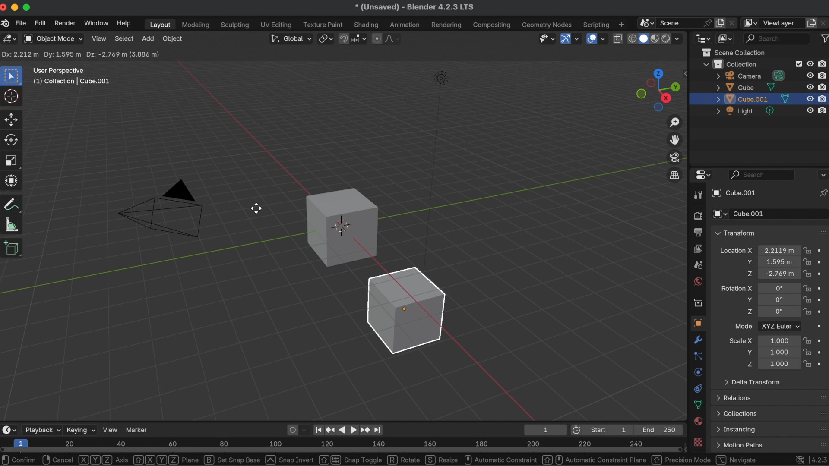 The width and height of the screenshot is (829, 466). Describe the element at coordinates (807, 288) in the screenshot. I see `lock rotation` at that location.